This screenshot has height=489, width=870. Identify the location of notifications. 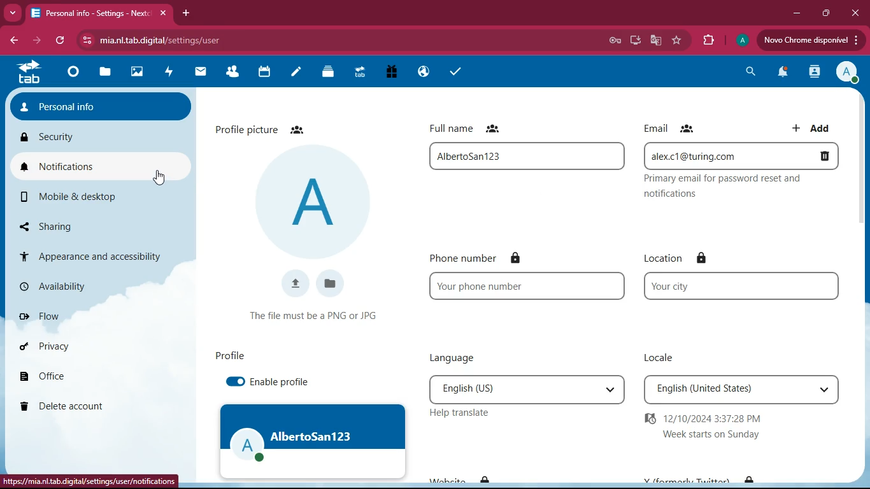
(105, 165).